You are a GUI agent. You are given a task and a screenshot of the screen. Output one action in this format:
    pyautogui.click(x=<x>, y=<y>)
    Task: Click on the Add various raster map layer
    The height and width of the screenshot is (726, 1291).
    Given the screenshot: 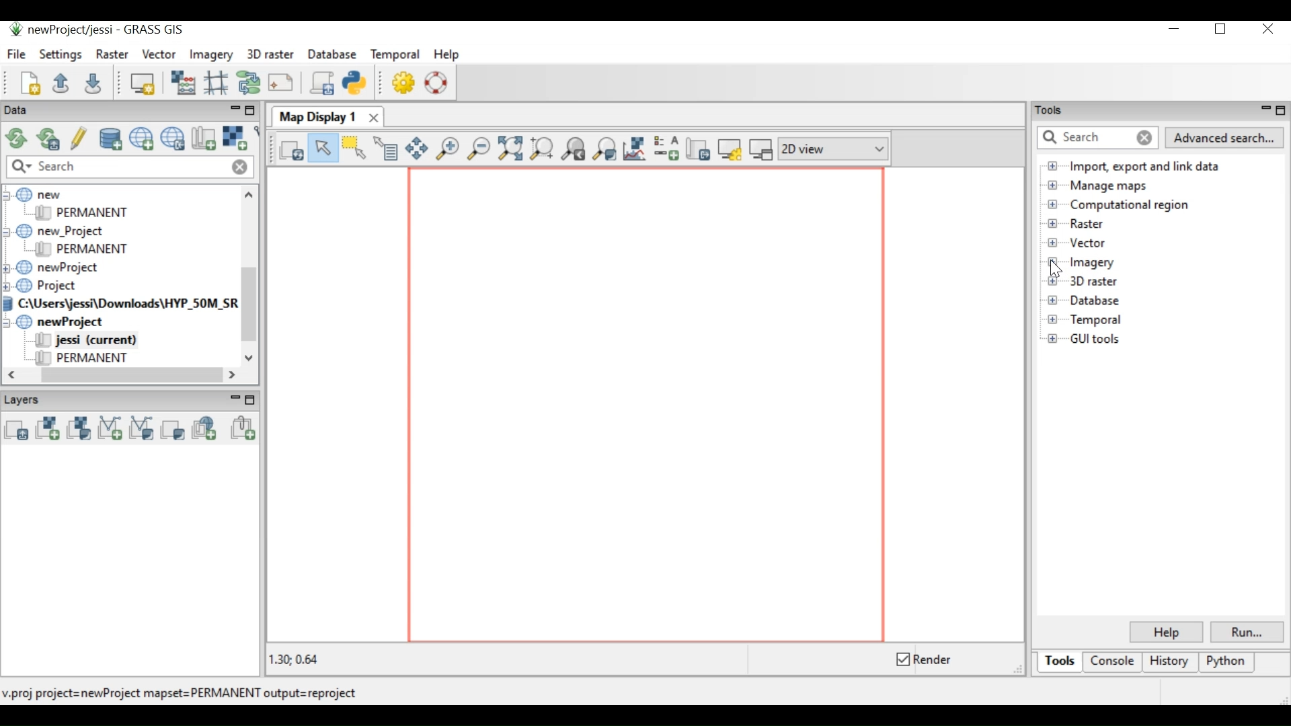 What is the action you would take?
    pyautogui.click(x=79, y=429)
    